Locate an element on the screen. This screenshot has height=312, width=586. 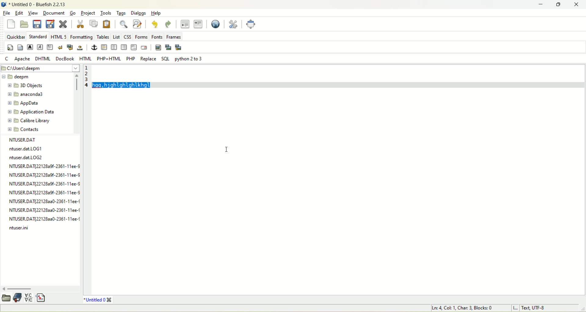
undo is located at coordinates (154, 24).